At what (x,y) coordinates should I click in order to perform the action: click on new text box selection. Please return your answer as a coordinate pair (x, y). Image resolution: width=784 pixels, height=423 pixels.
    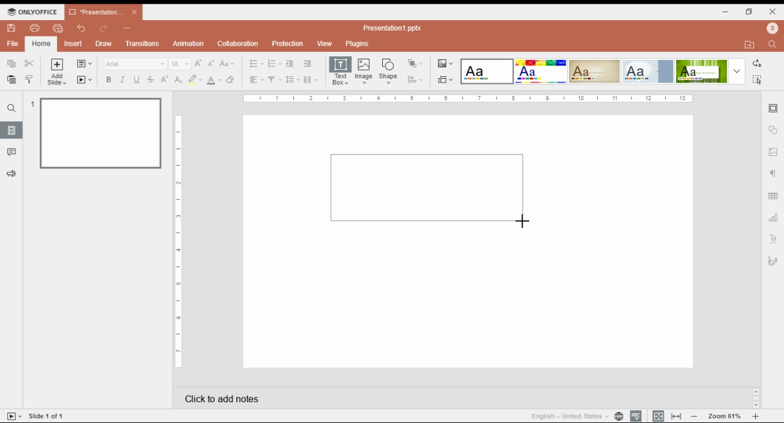
    Looking at the image, I should click on (425, 188).